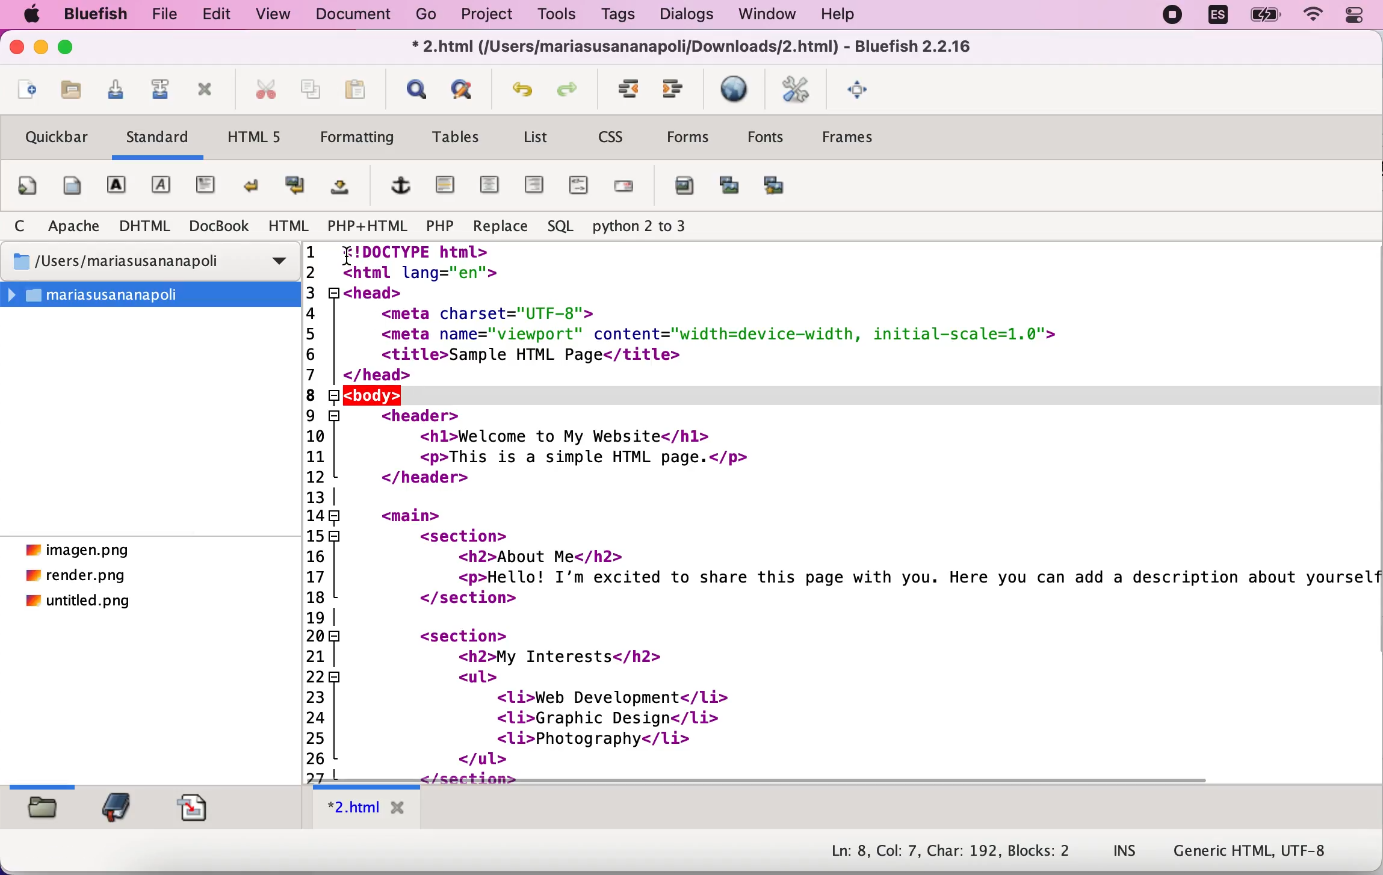  I want to click on Scroll bar, so click(824, 782).